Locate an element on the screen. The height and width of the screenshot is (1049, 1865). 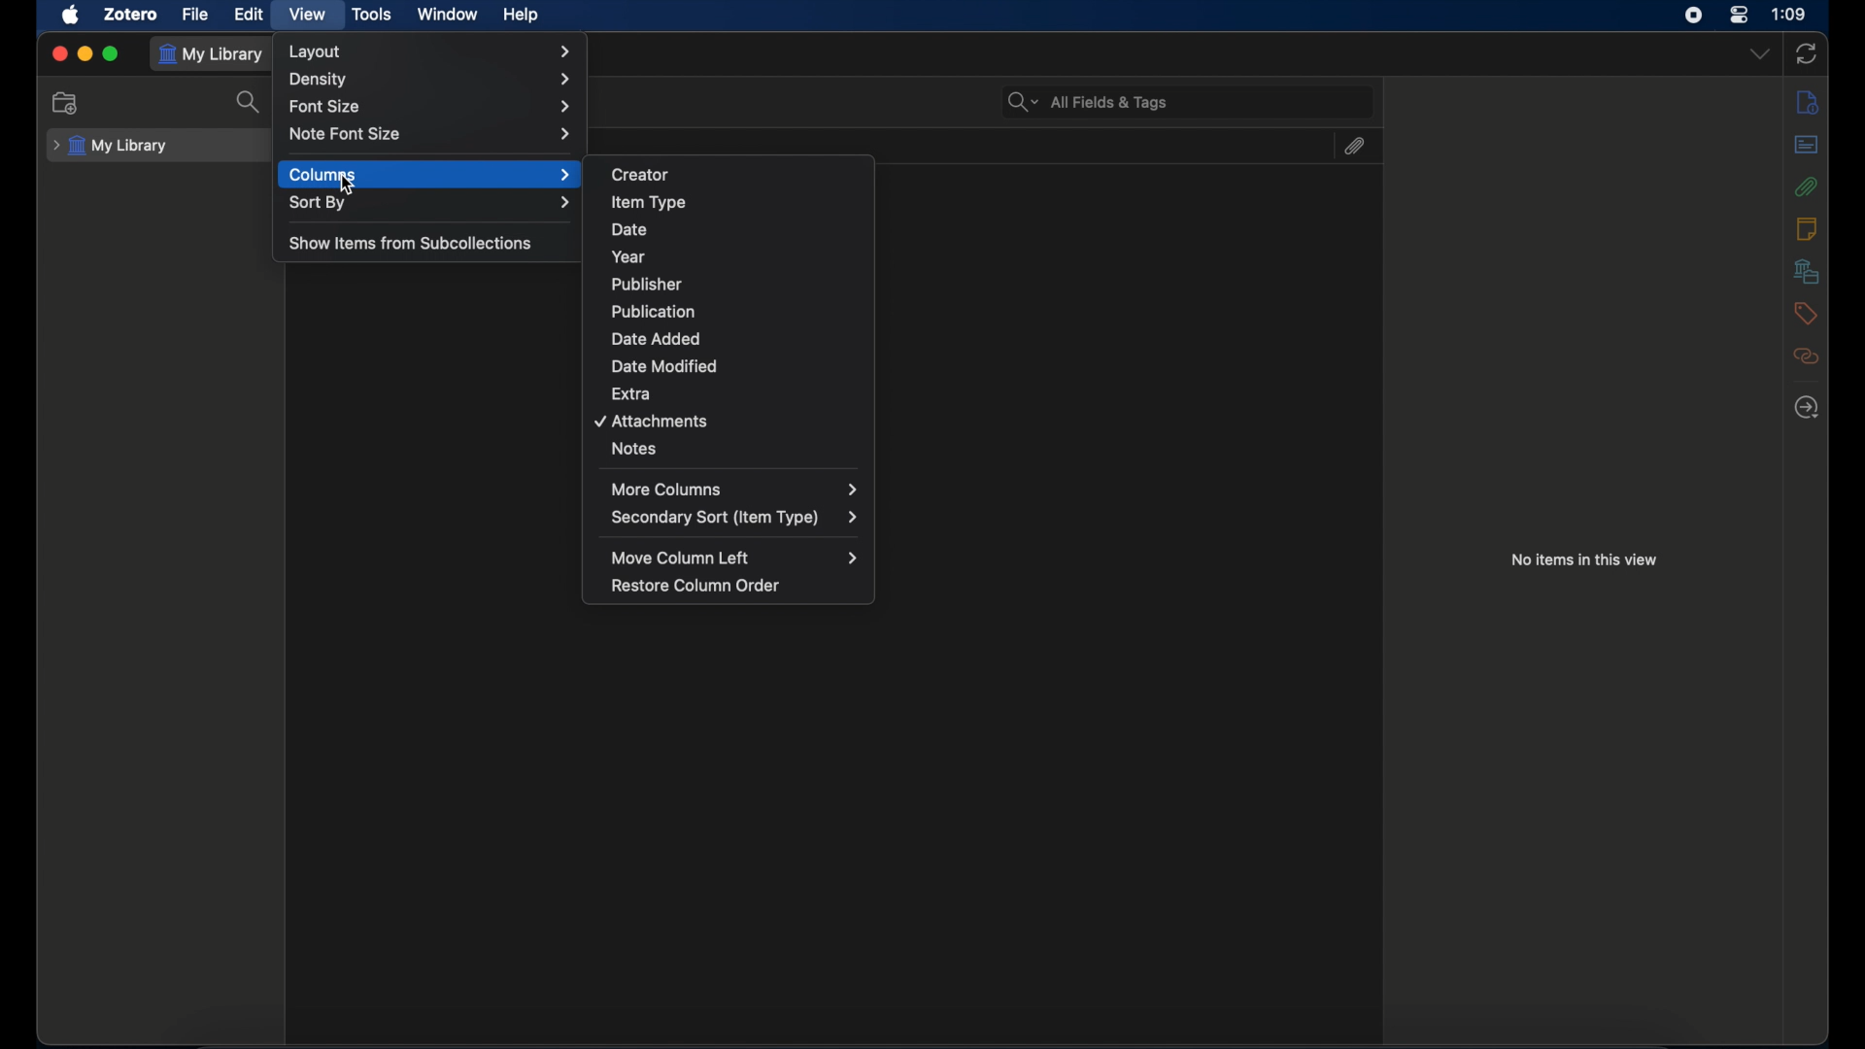
file is located at coordinates (196, 15).